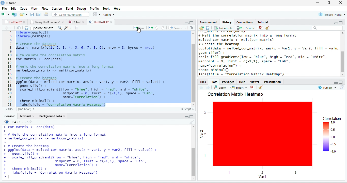 This screenshot has width=347, height=183. What do you see at coordinates (332, 136) in the screenshot?
I see `correlation` at bounding box center [332, 136].